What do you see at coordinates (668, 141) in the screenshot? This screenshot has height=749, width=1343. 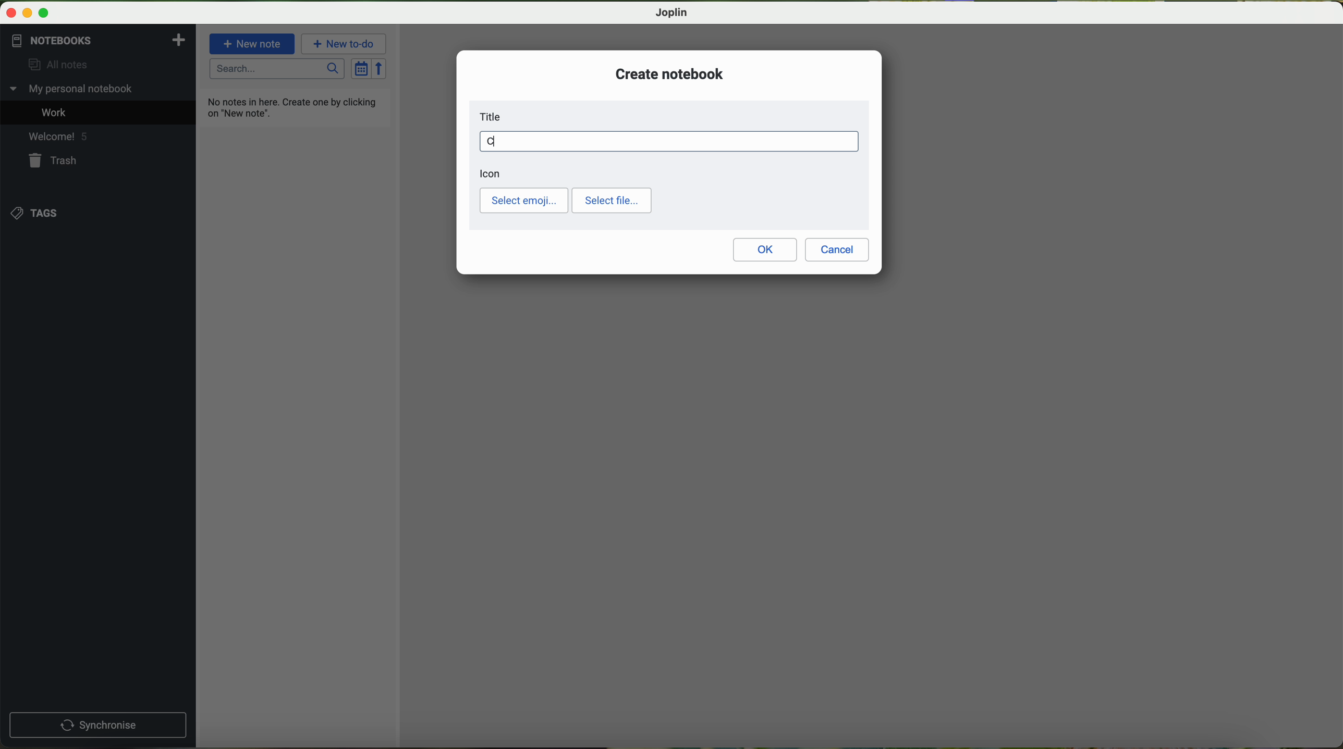 I see `typing` at bounding box center [668, 141].